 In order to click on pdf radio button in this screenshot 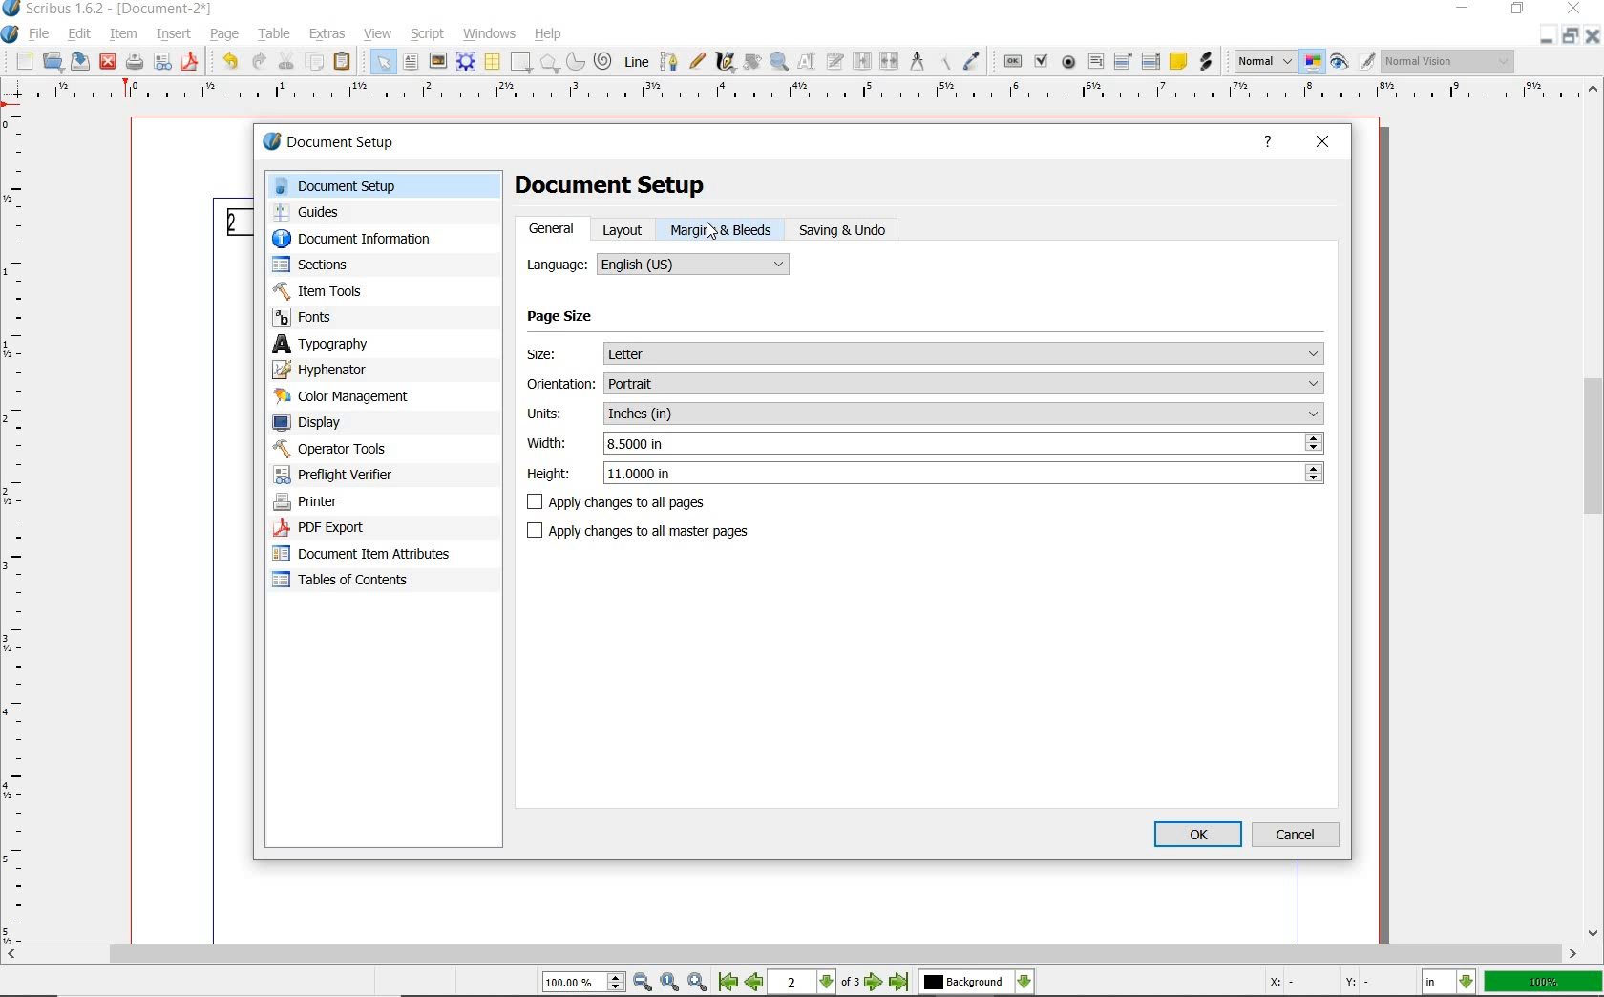, I will do `click(1069, 62)`.